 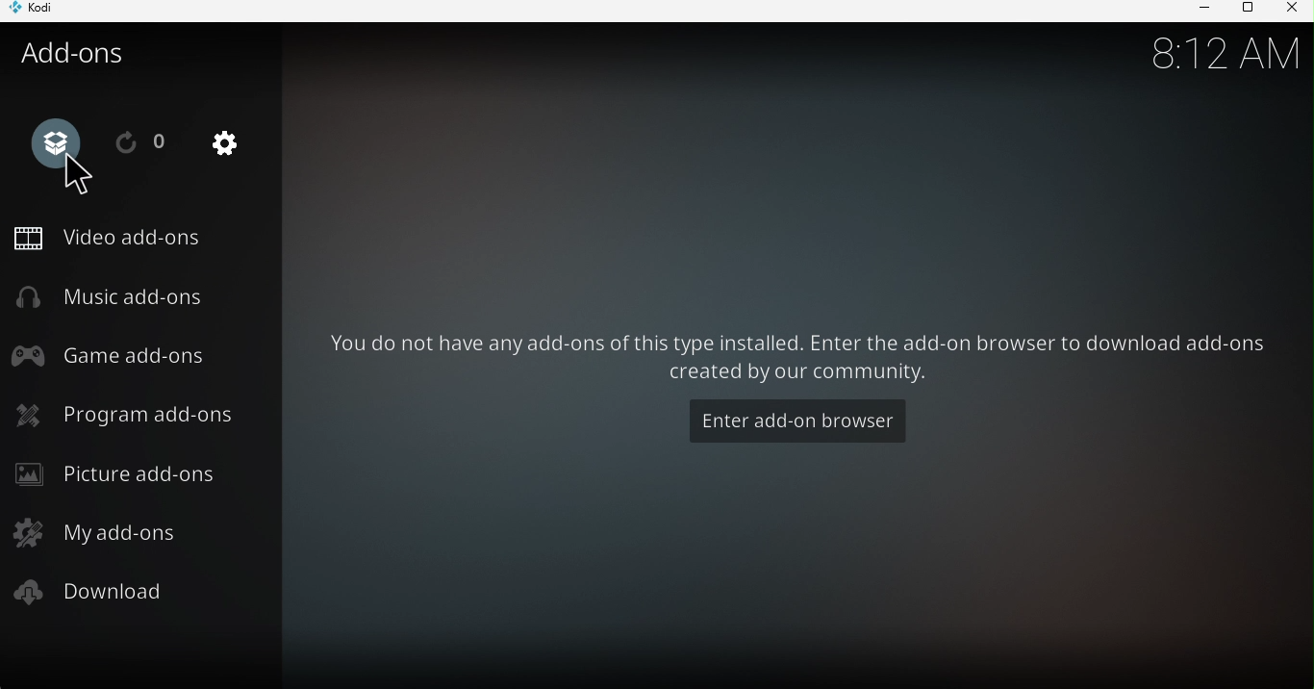 What do you see at coordinates (94, 531) in the screenshot?
I see `My add-ons` at bounding box center [94, 531].